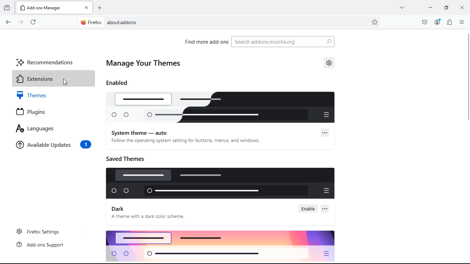  Describe the element at coordinates (423, 22) in the screenshot. I see `pocket` at that location.